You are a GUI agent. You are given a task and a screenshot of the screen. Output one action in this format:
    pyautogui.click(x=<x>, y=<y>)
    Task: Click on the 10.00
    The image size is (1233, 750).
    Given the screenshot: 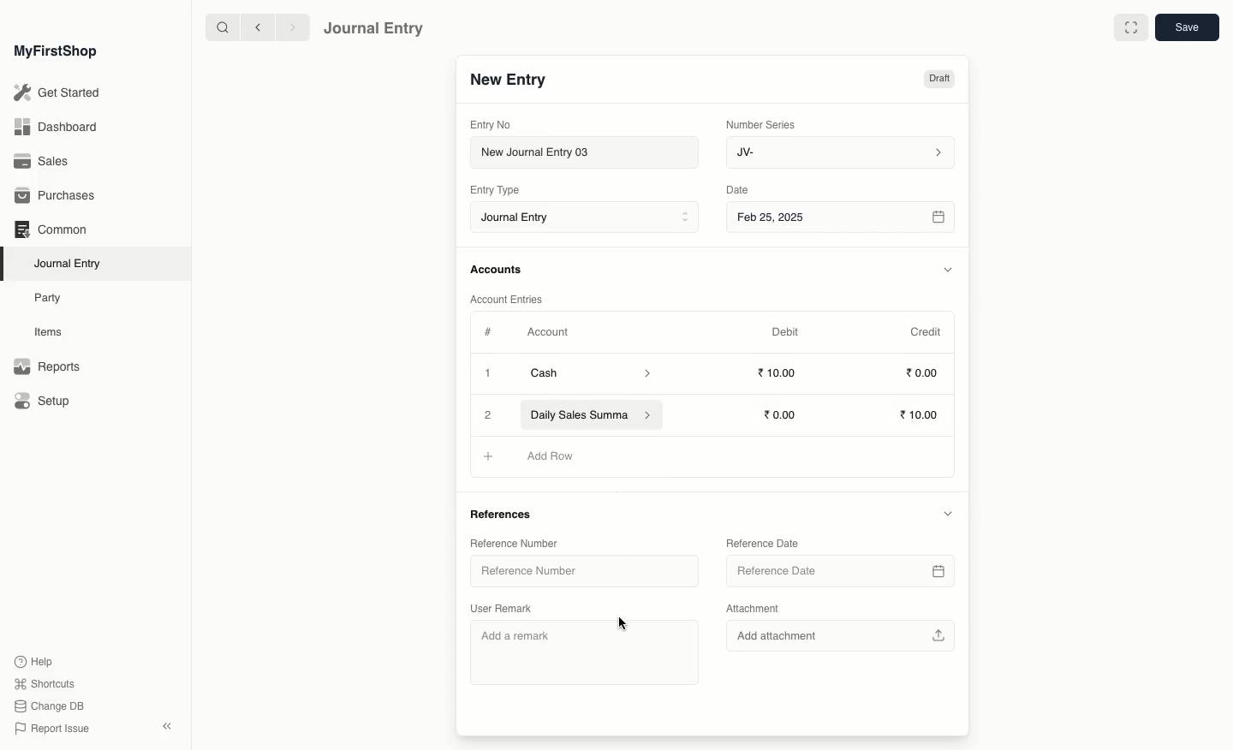 What is the action you would take?
    pyautogui.click(x=782, y=373)
    